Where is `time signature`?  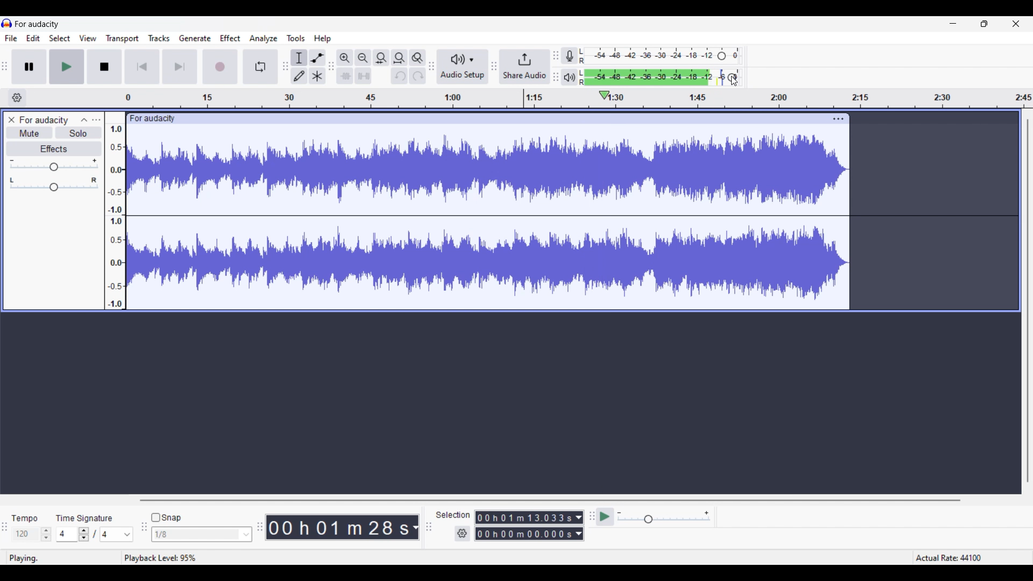
time signature is located at coordinates (84, 518).